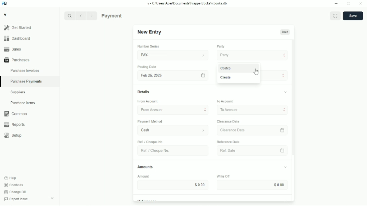 This screenshot has height=206, width=367. What do you see at coordinates (147, 47) in the screenshot?
I see `number series` at bounding box center [147, 47].